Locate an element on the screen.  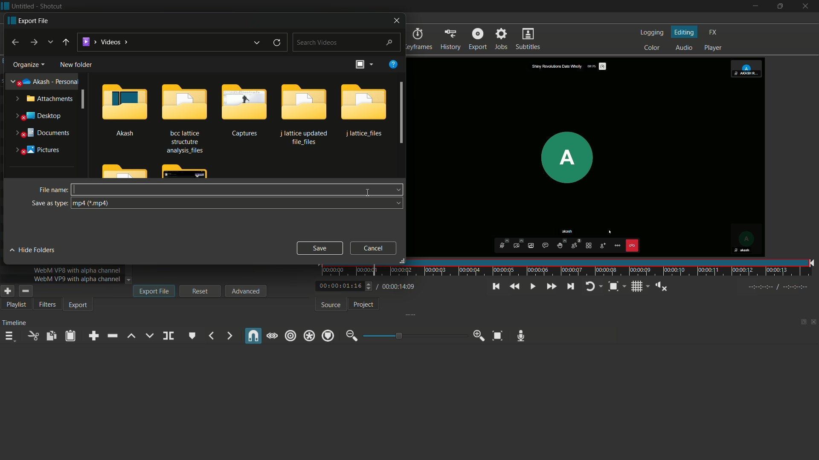
folder-1 is located at coordinates (125, 108).